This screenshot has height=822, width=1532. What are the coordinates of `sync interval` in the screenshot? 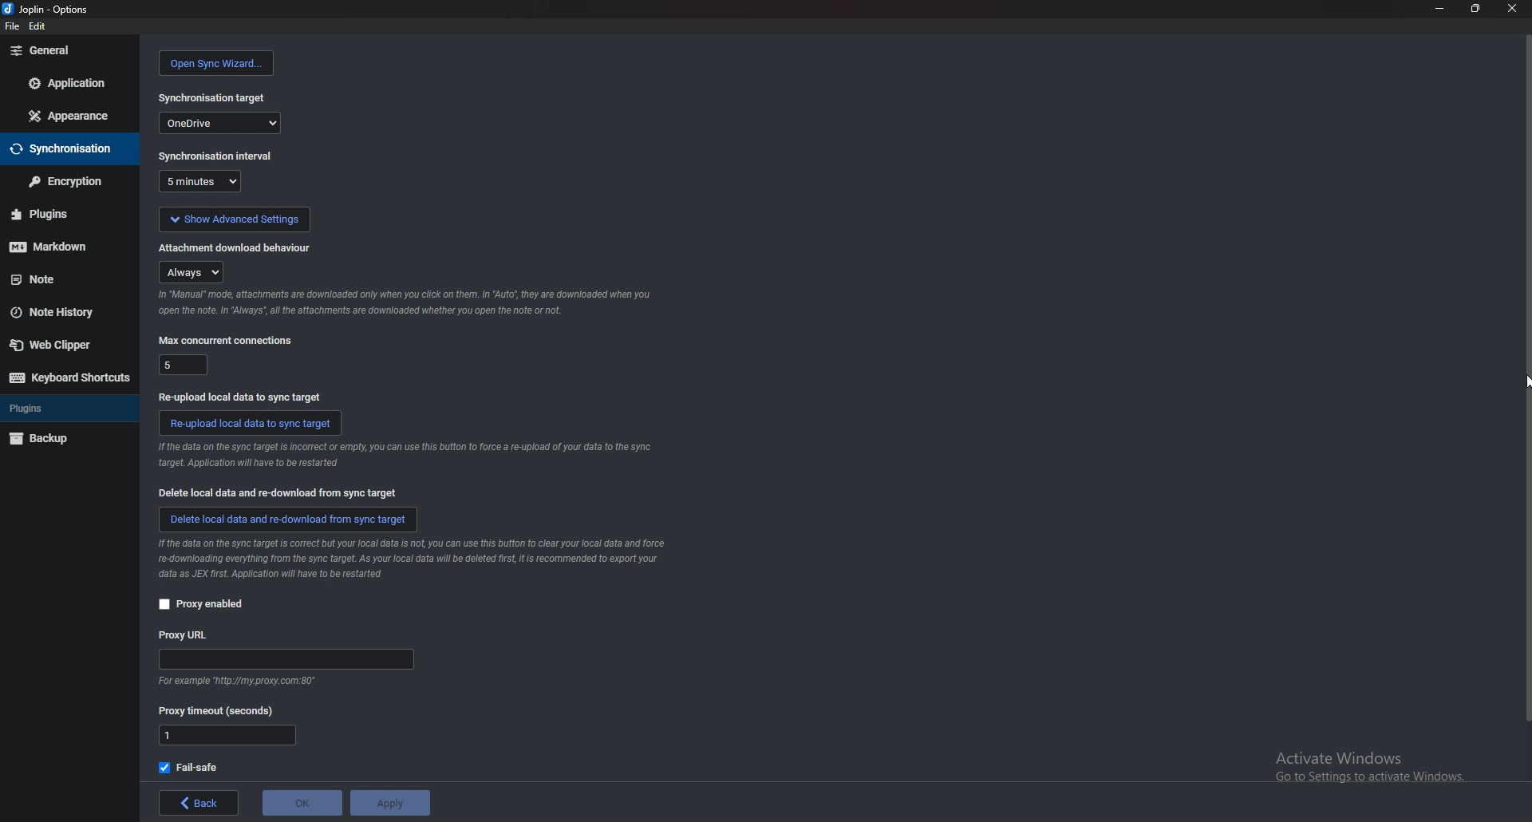 It's located at (217, 156).